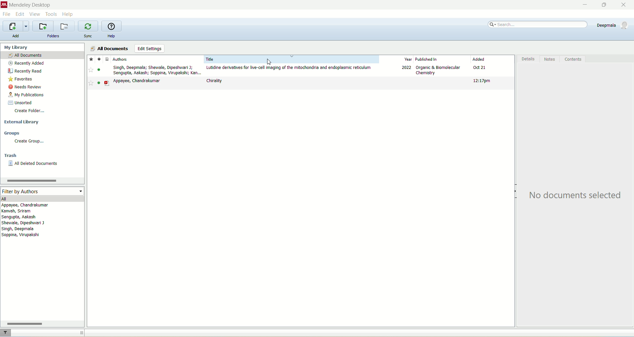 The width and height of the screenshot is (634, 337). What do you see at coordinates (576, 196) in the screenshot?
I see `text` at bounding box center [576, 196].